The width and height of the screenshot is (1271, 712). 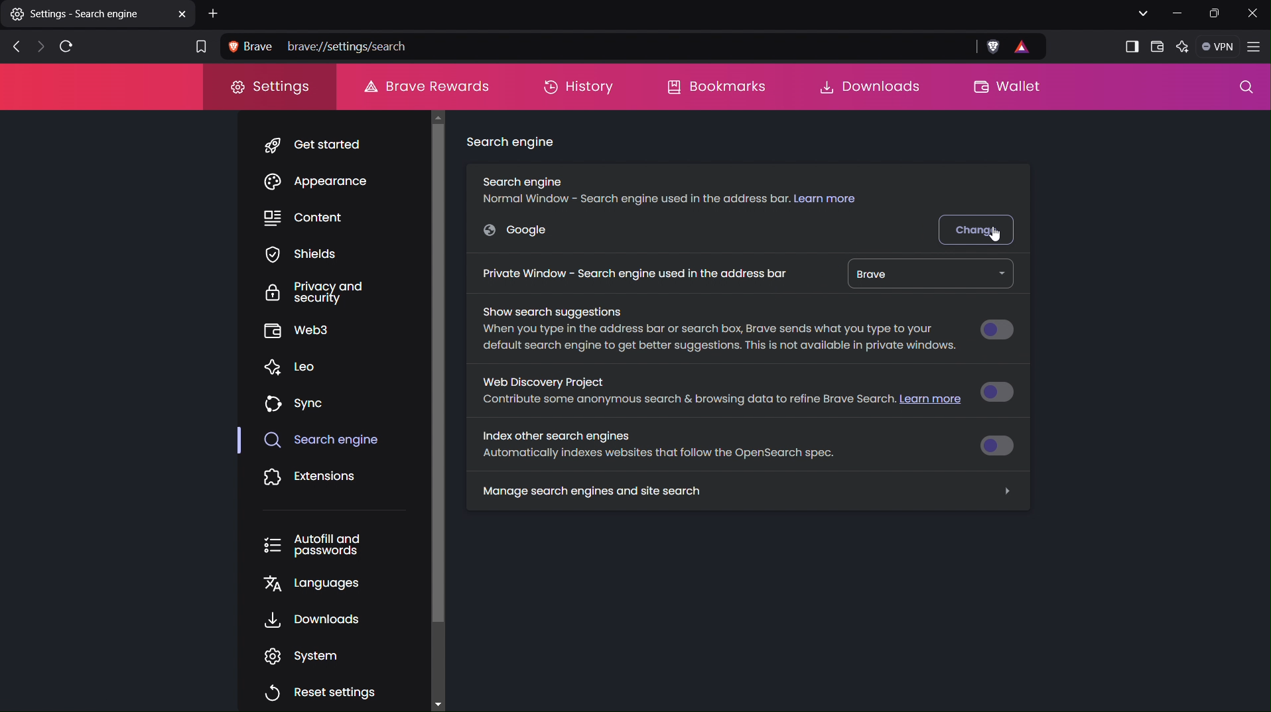 I want to click on Reset settings, so click(x=321, y=691).